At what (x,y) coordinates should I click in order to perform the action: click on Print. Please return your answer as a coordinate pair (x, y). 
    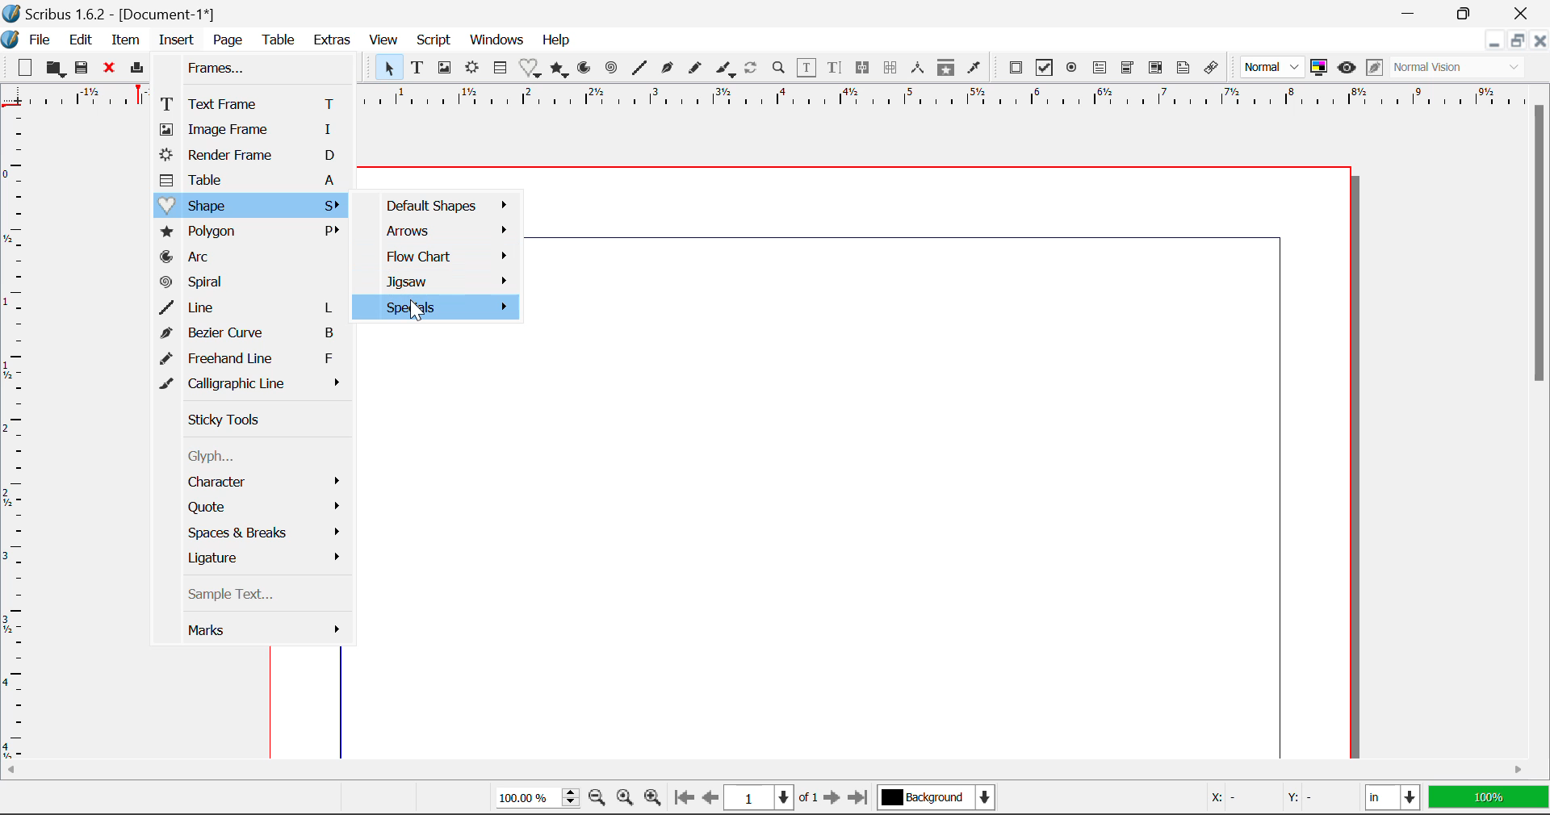
    Looking at the image, I should click on (140, 69).